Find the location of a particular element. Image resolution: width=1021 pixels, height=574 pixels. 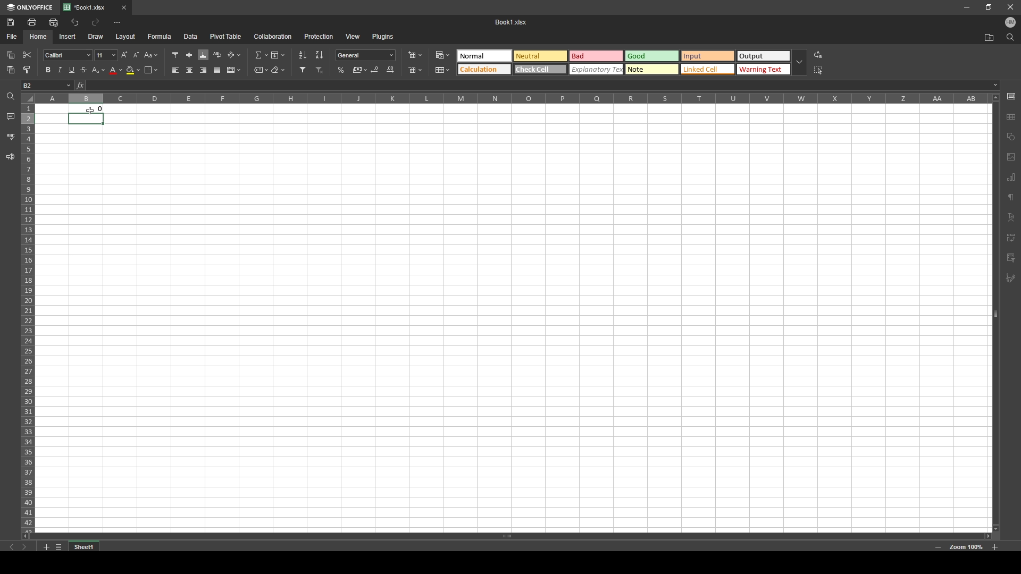

summation is located at coordinates (262, 55).